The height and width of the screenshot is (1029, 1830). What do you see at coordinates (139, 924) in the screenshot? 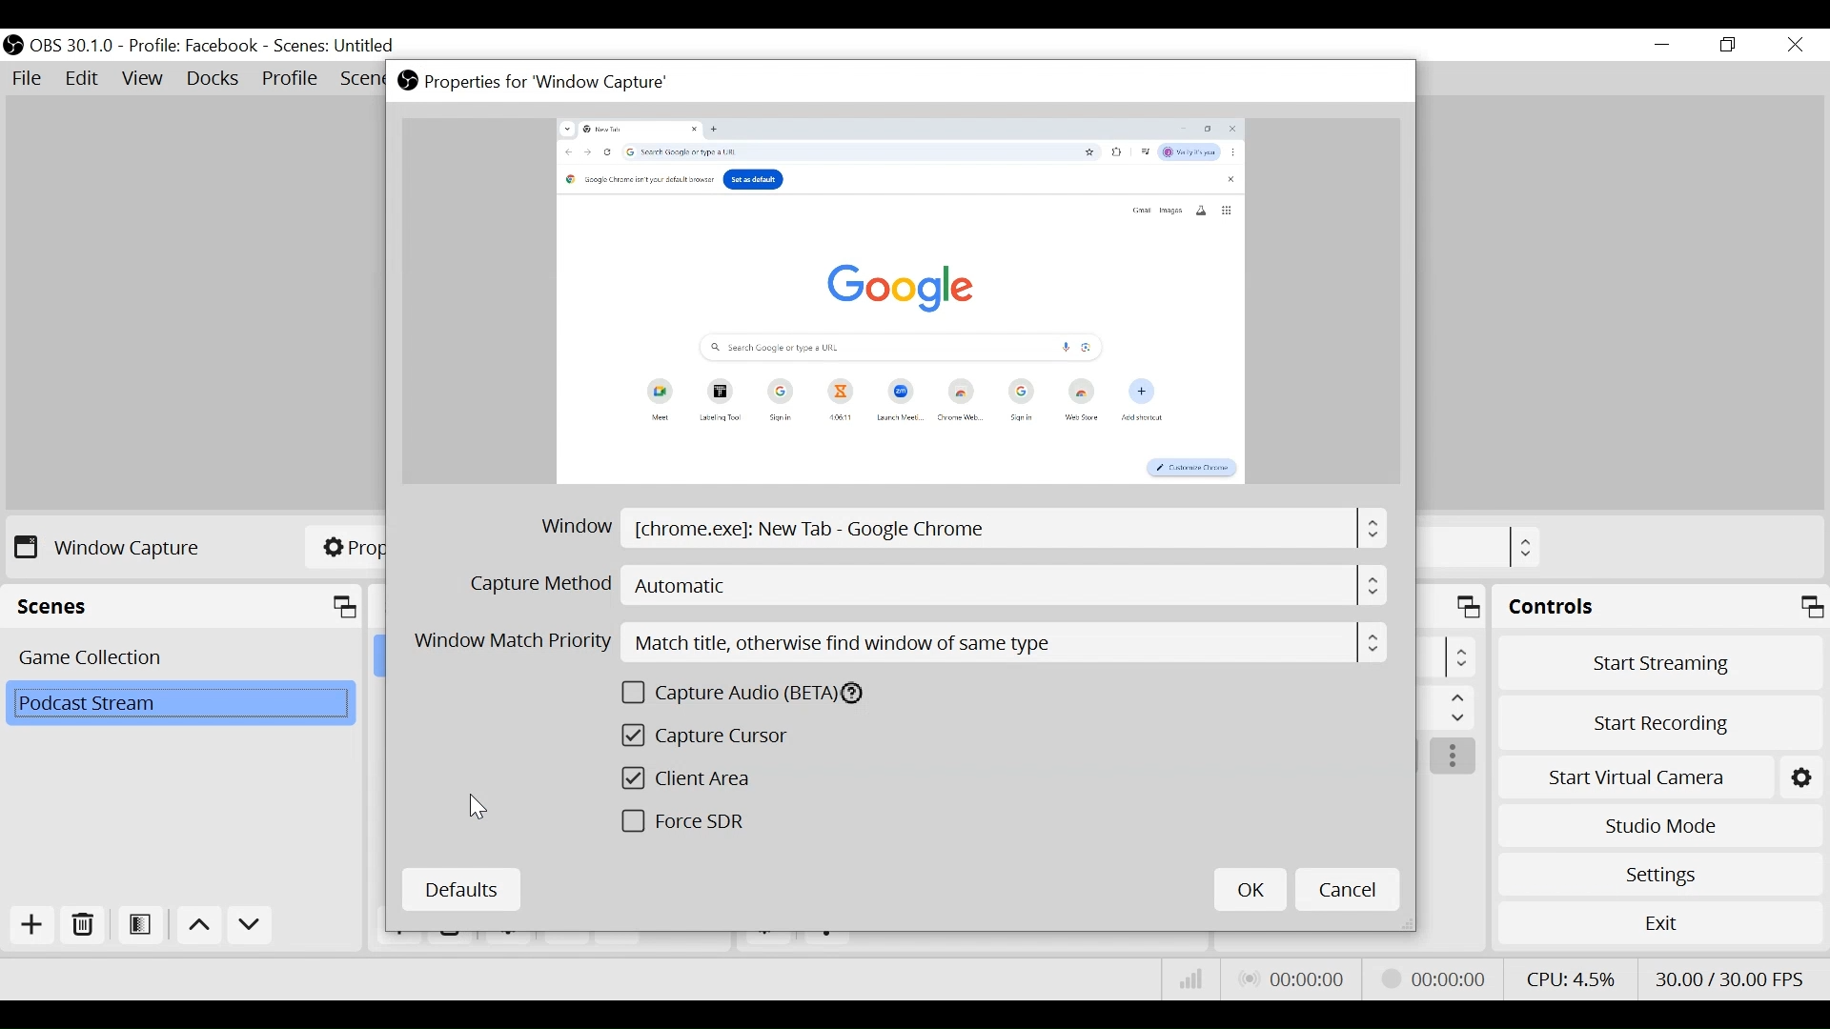
I see `Open Scene Filter` at bounding box center [139, 924].